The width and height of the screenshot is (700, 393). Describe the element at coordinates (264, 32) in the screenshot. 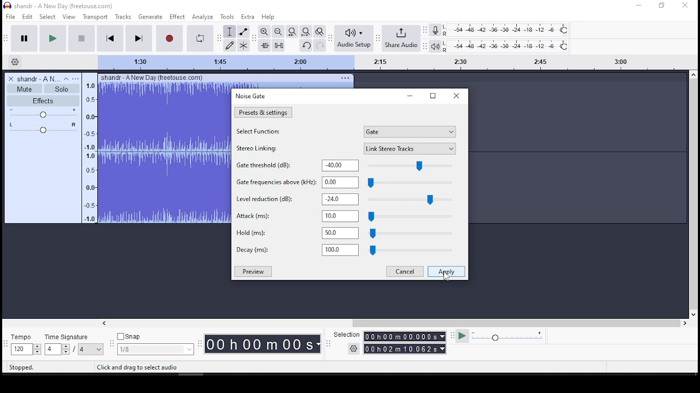

I see `zoom in` at that location.